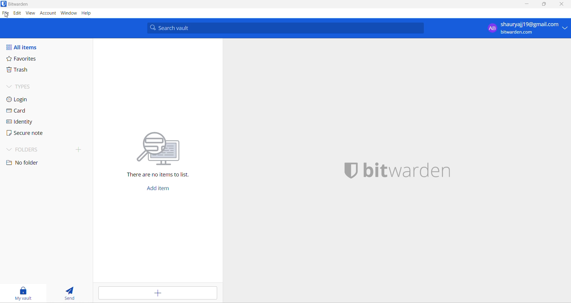  I want to click on account, so click(48, 13).